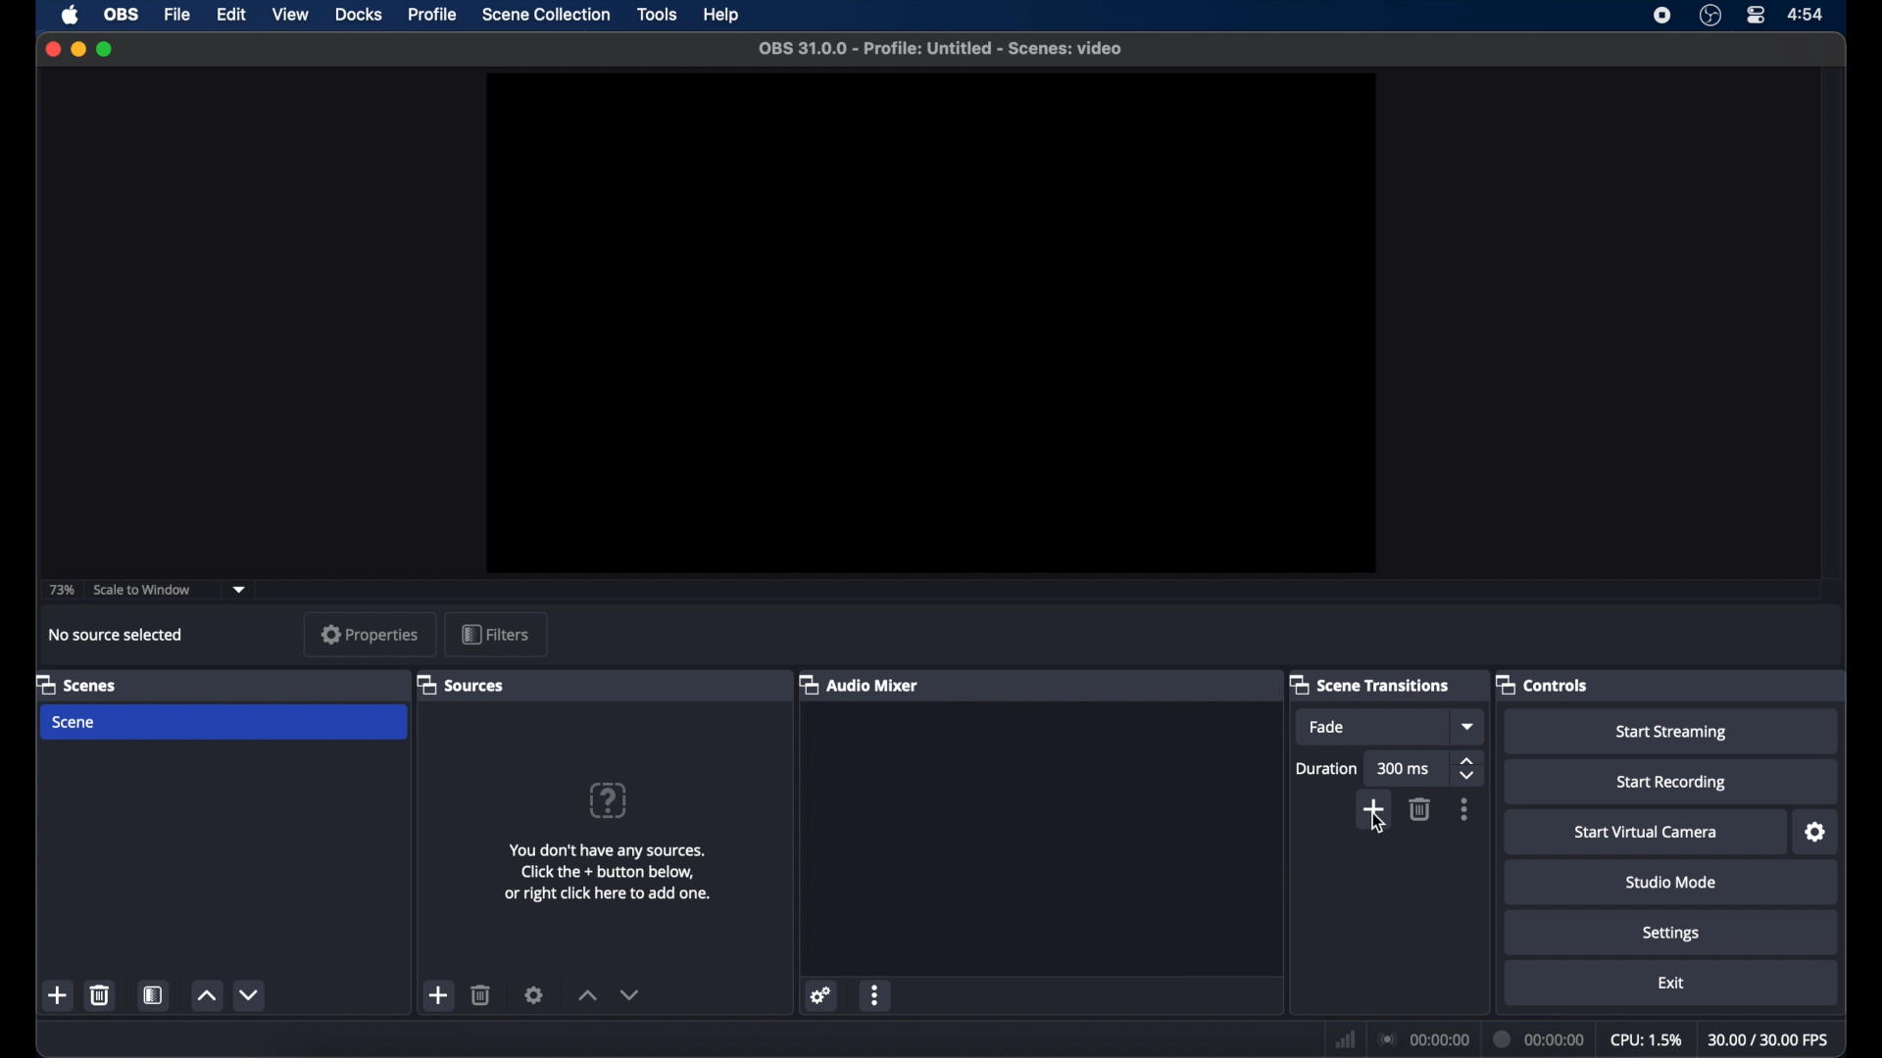 The height and width of the screenshot is (1058, 1882). Describe the element at coordinates (1770, 1040) in the screenshot. I see `fps` at that location.